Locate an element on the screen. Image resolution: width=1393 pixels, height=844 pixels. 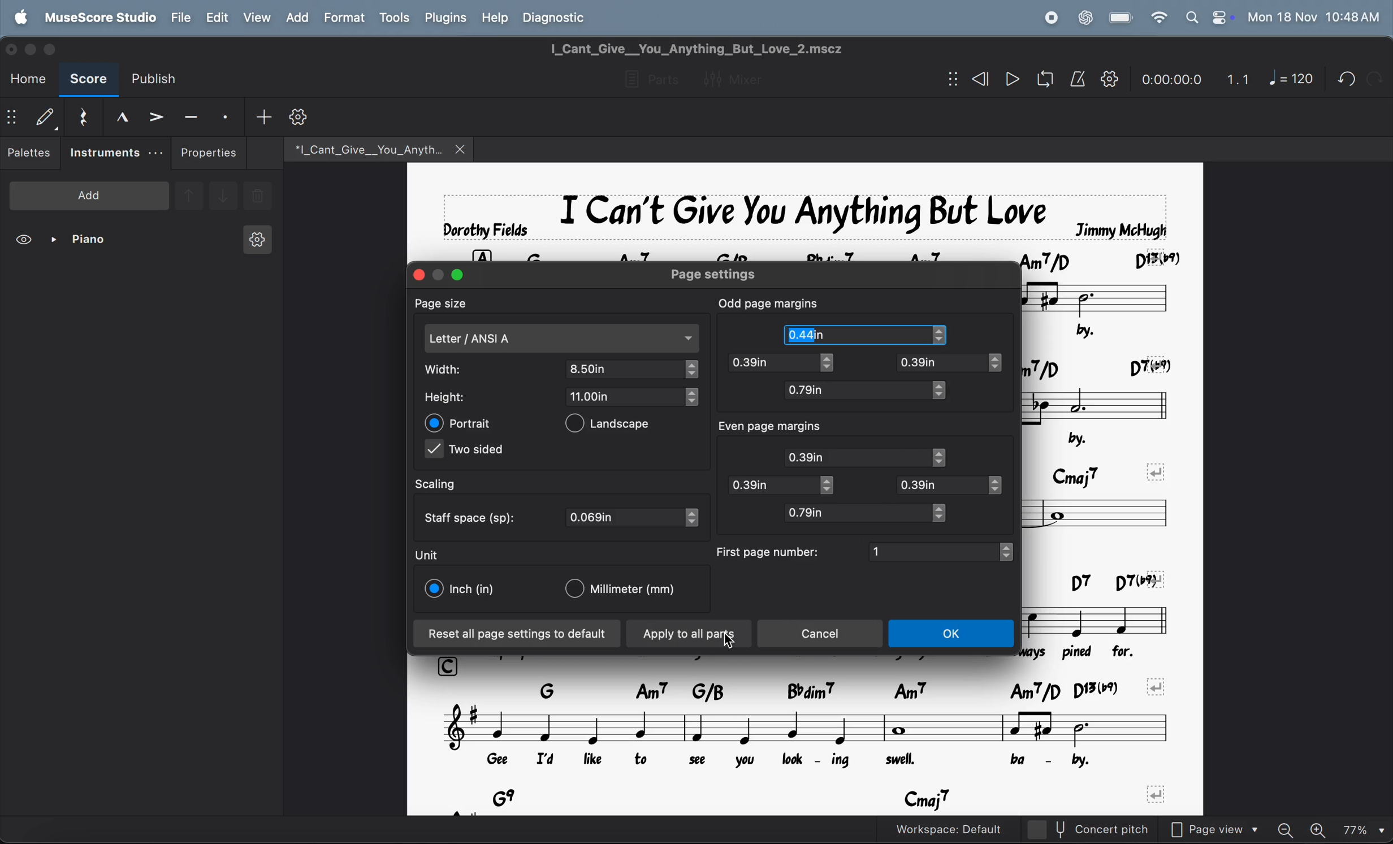
show/hide is located at coordinates (12, 119).